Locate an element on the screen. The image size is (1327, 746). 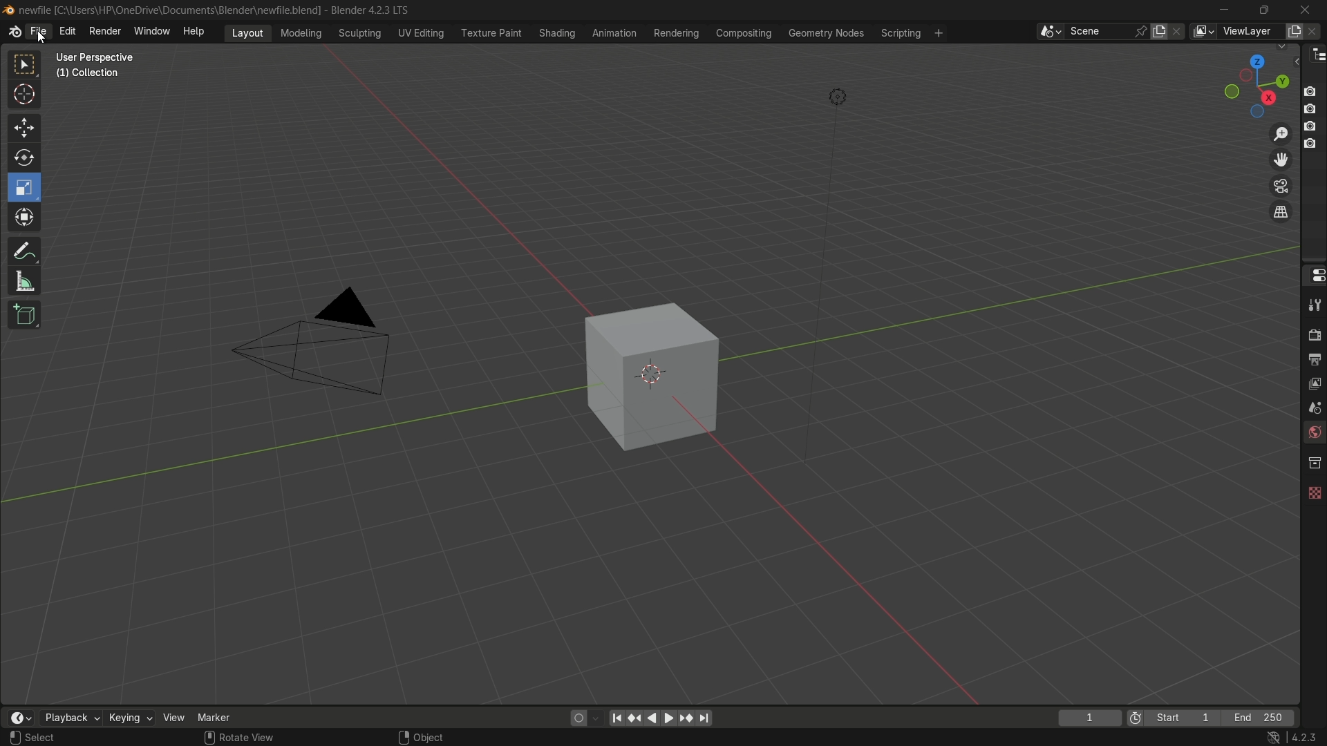
new scene is located at coordinates (1162, 31).